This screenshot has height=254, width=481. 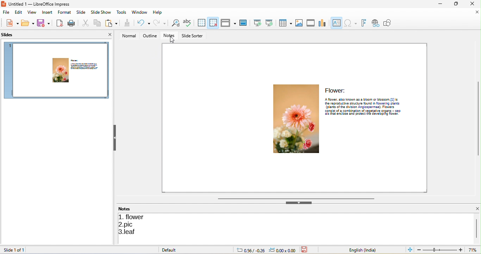 I want to click on cursor movement, so click(x=173, y=41).